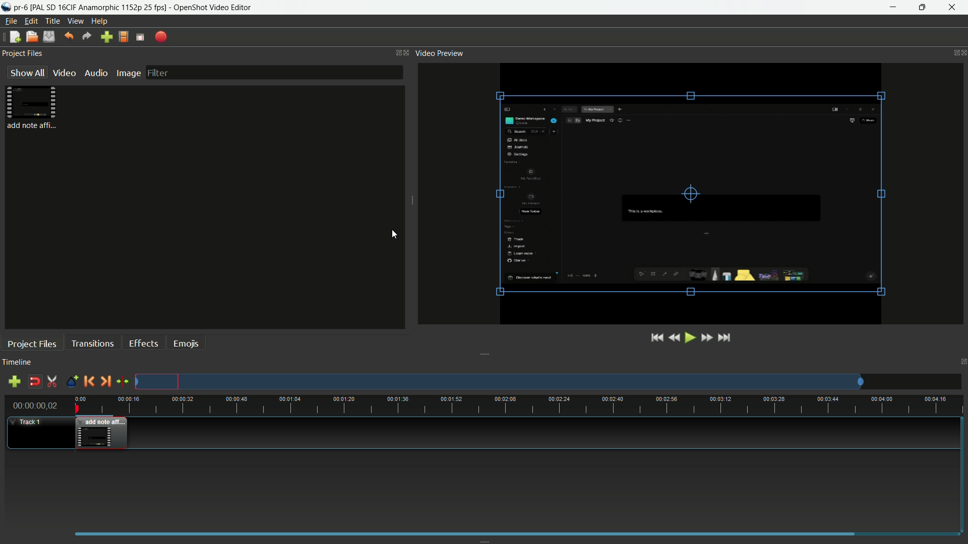 The image size is (968, 544). What do you see at coordinates (31, 22) in the screenshot?
I see `edit menu` at bounding box center [31, 22].